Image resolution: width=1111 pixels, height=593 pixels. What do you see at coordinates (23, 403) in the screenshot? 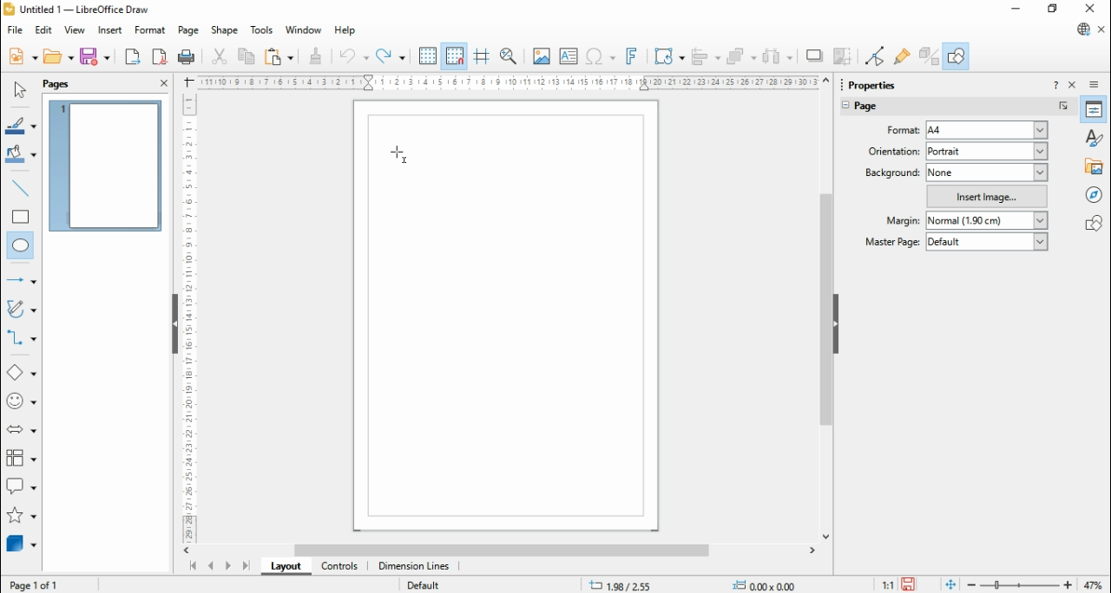
I see `symbol shapes` at bounding box center [23, 403].